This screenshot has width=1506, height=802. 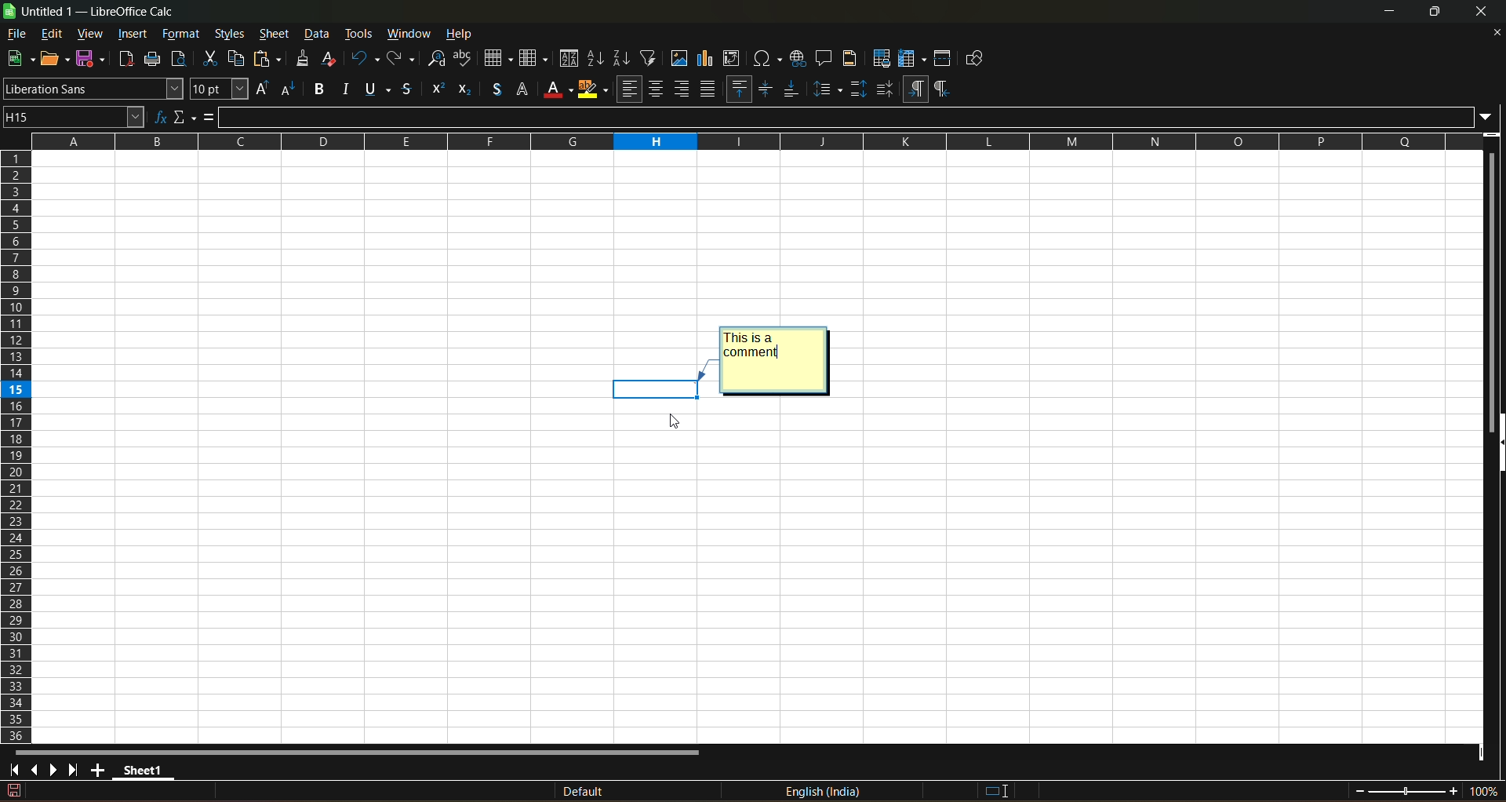 What do you see at coordinates (131, 35) in the screenshot?
I see `insert` at bounding box center [131, 35].